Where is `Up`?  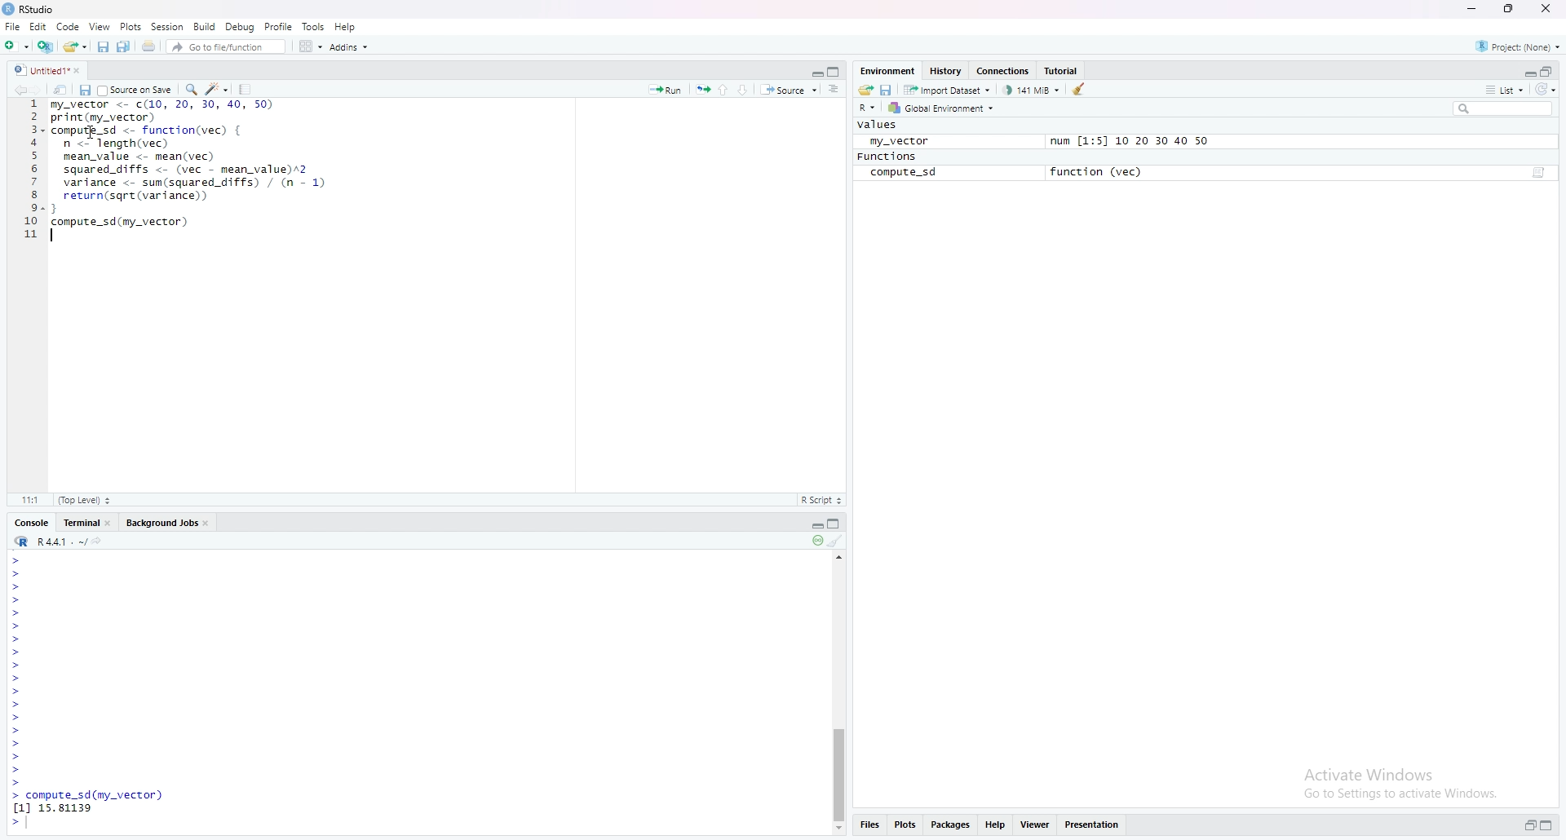
Up is located at coordinates (841, 555).